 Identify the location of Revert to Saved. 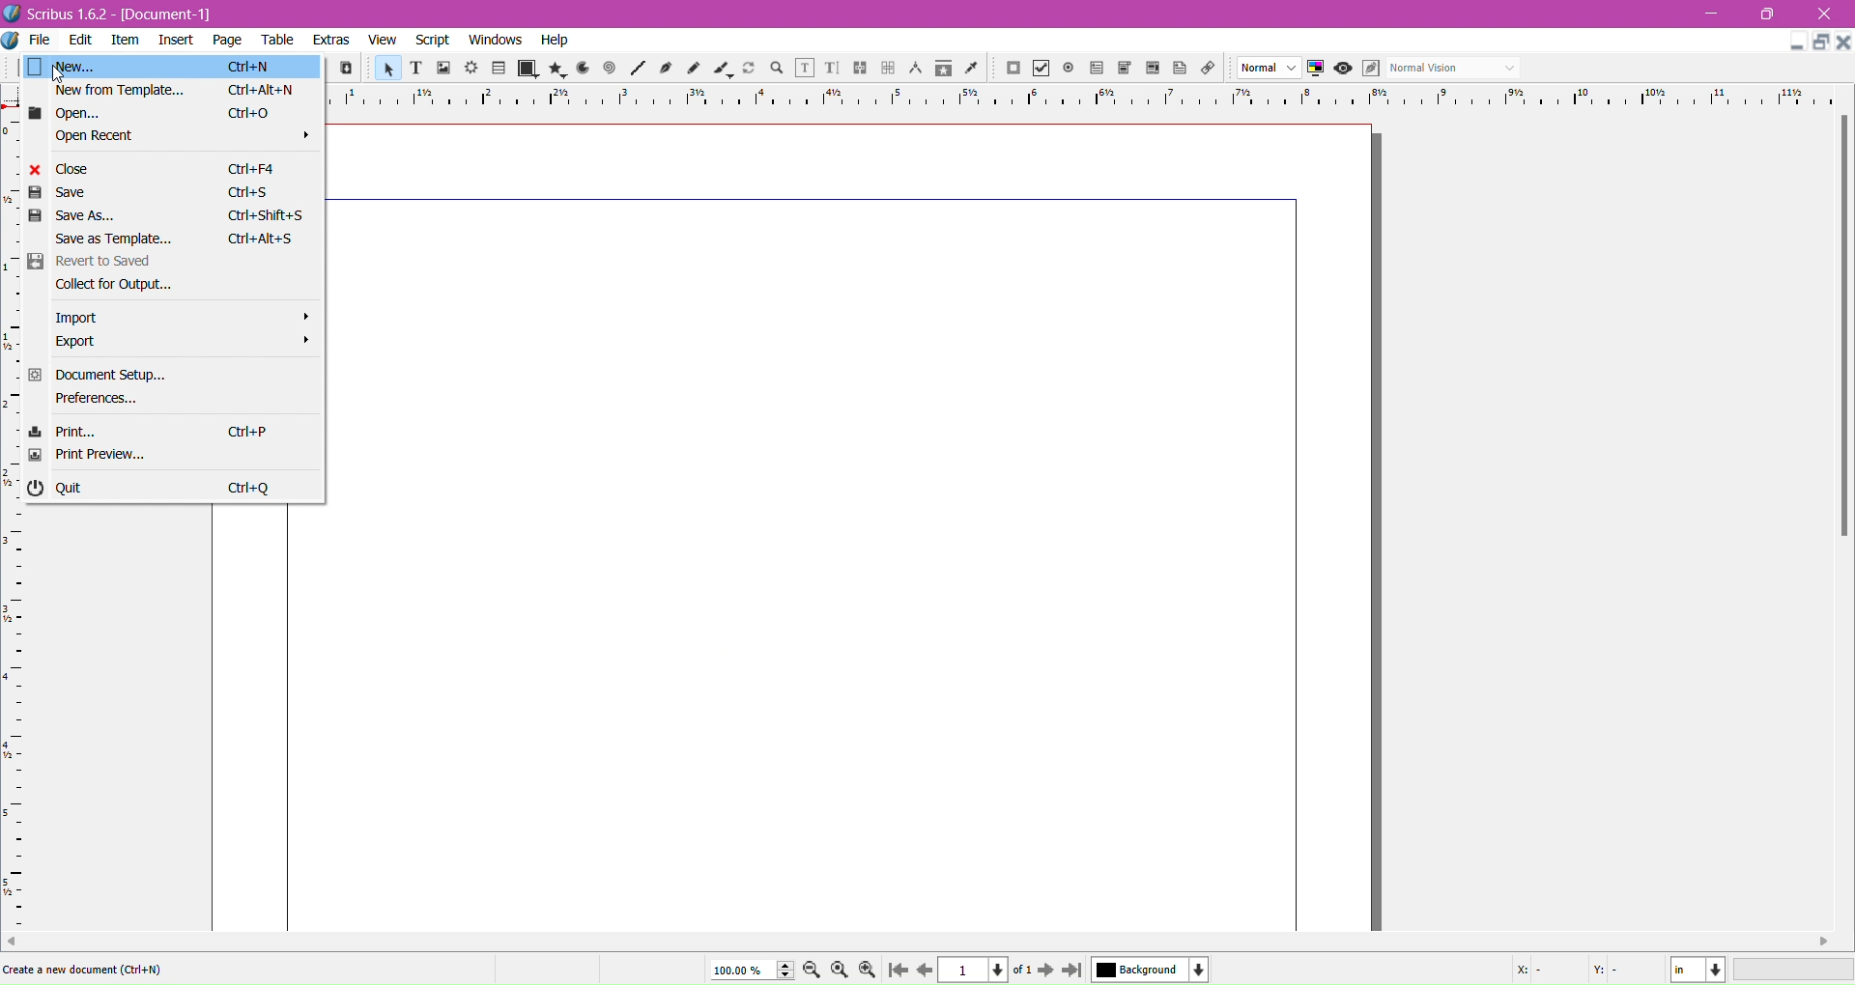
(176, 264).